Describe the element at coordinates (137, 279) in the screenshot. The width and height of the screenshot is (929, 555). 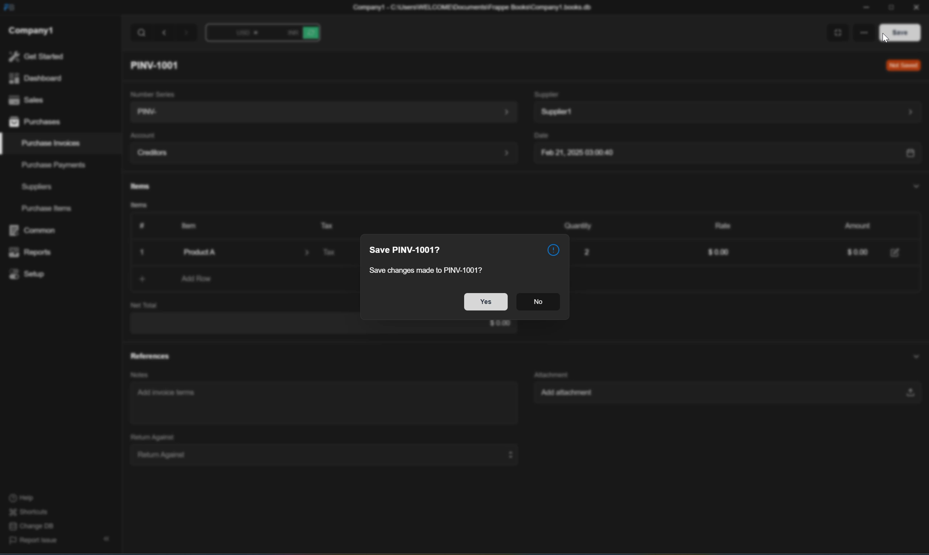
I see `Add` at that location.